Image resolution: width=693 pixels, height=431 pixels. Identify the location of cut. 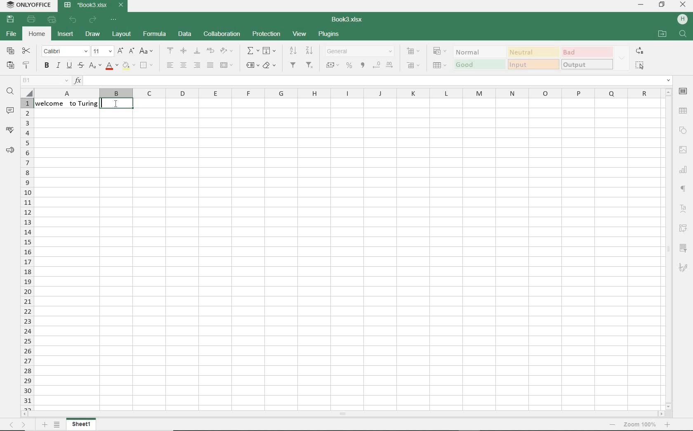
(27, 51).